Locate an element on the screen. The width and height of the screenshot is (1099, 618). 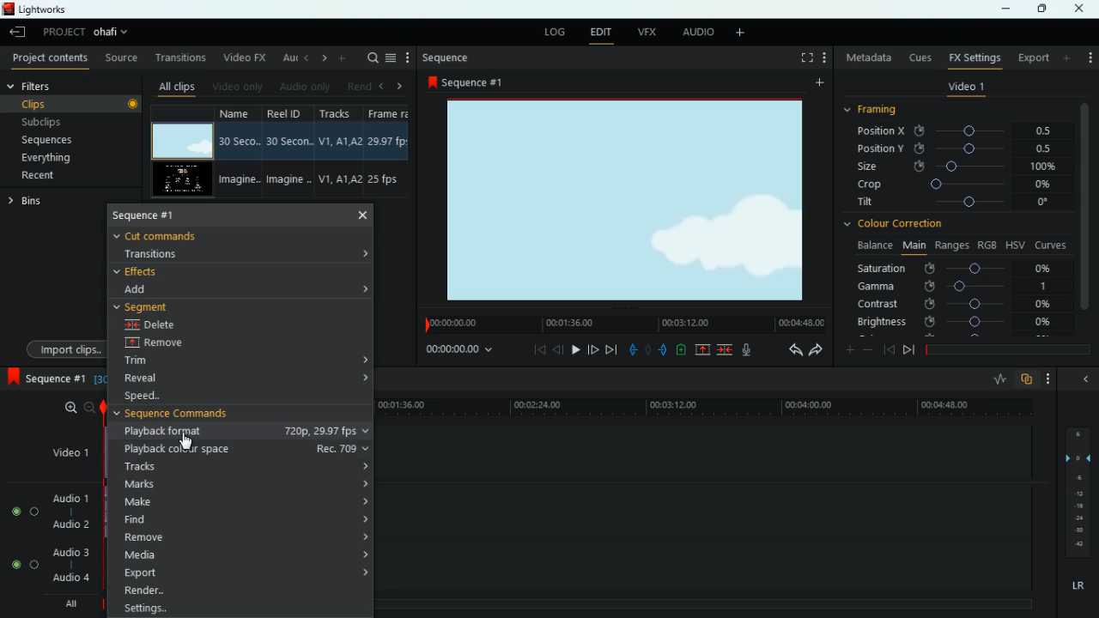
contrast is located at coordinates (953, 305).